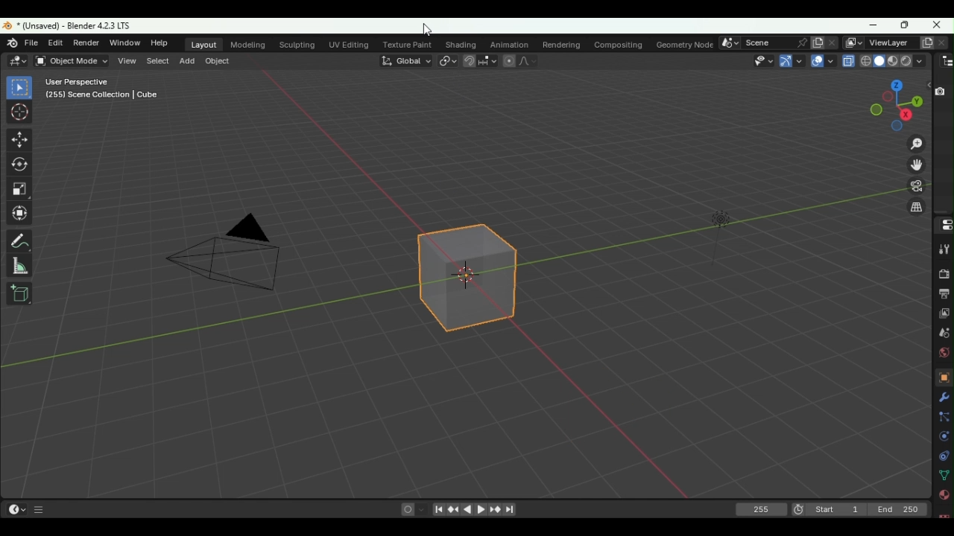 The height and width of the screenshot is (536, 954). I want to click on Rotate the view, so click(906, 115).